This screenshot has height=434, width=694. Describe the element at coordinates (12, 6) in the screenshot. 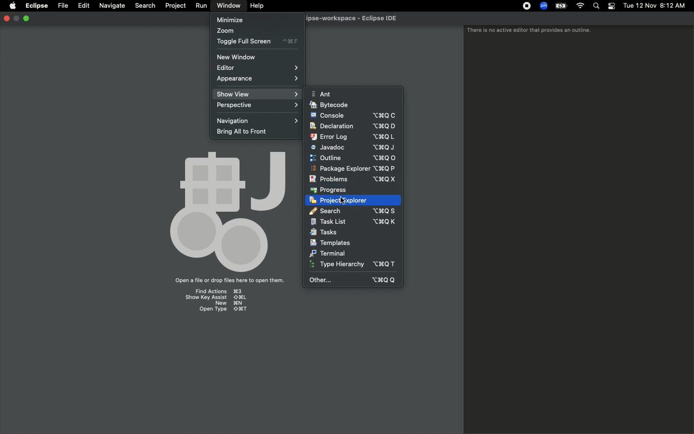

I see `Apple logo` at that location.